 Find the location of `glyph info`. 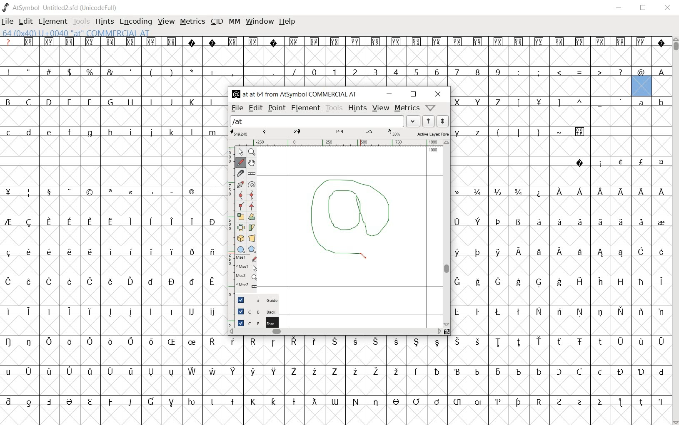

glyph info is located at coordinates (296, 93).